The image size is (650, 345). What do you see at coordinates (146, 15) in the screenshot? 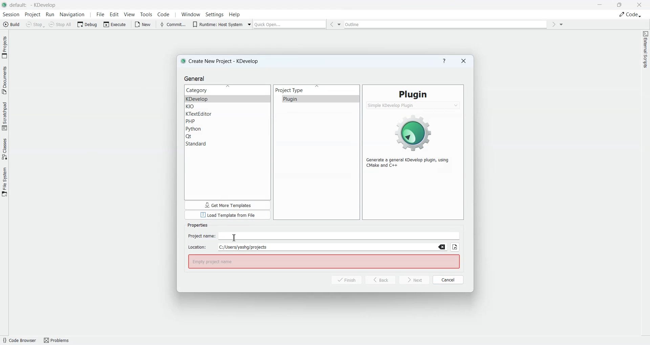
I see `Tools` at bounding box center [146, 15].